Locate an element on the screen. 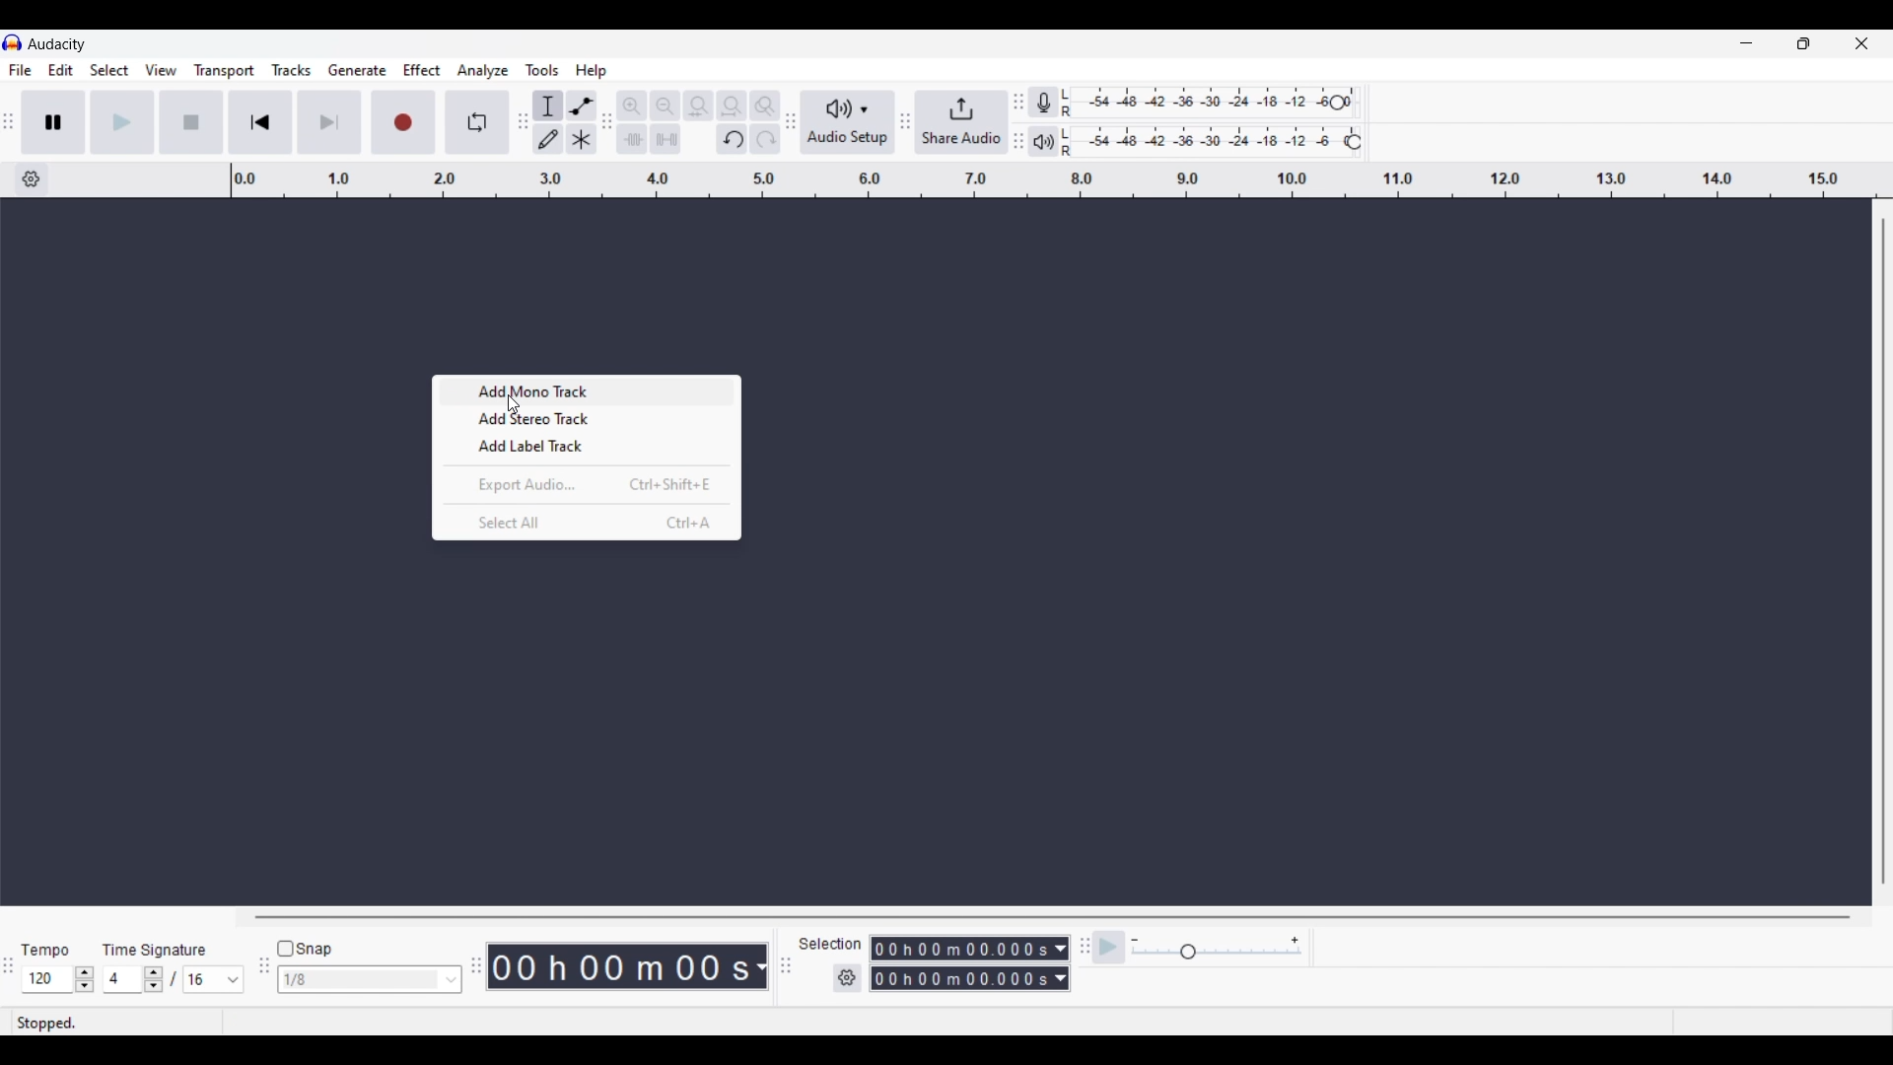 The width and height of the screenshot is (1893, 1065). Time Signature is located at coordinates (158, 949).